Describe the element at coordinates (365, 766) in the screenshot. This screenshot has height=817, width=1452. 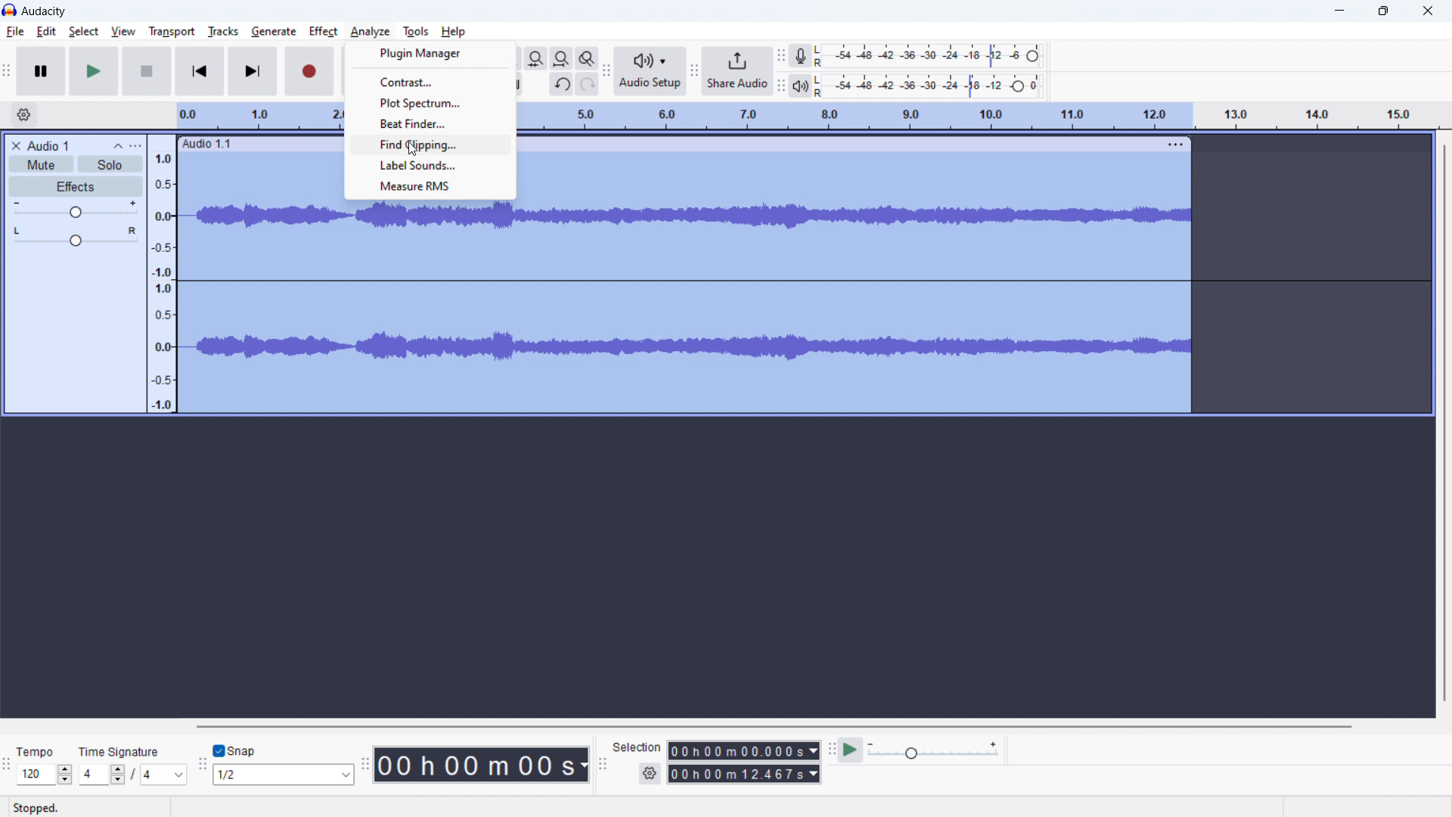
I see `time toolbar` at that location.